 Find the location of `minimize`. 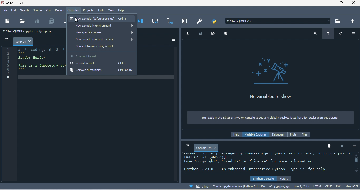

minimize is located at coordinates (330, 3).